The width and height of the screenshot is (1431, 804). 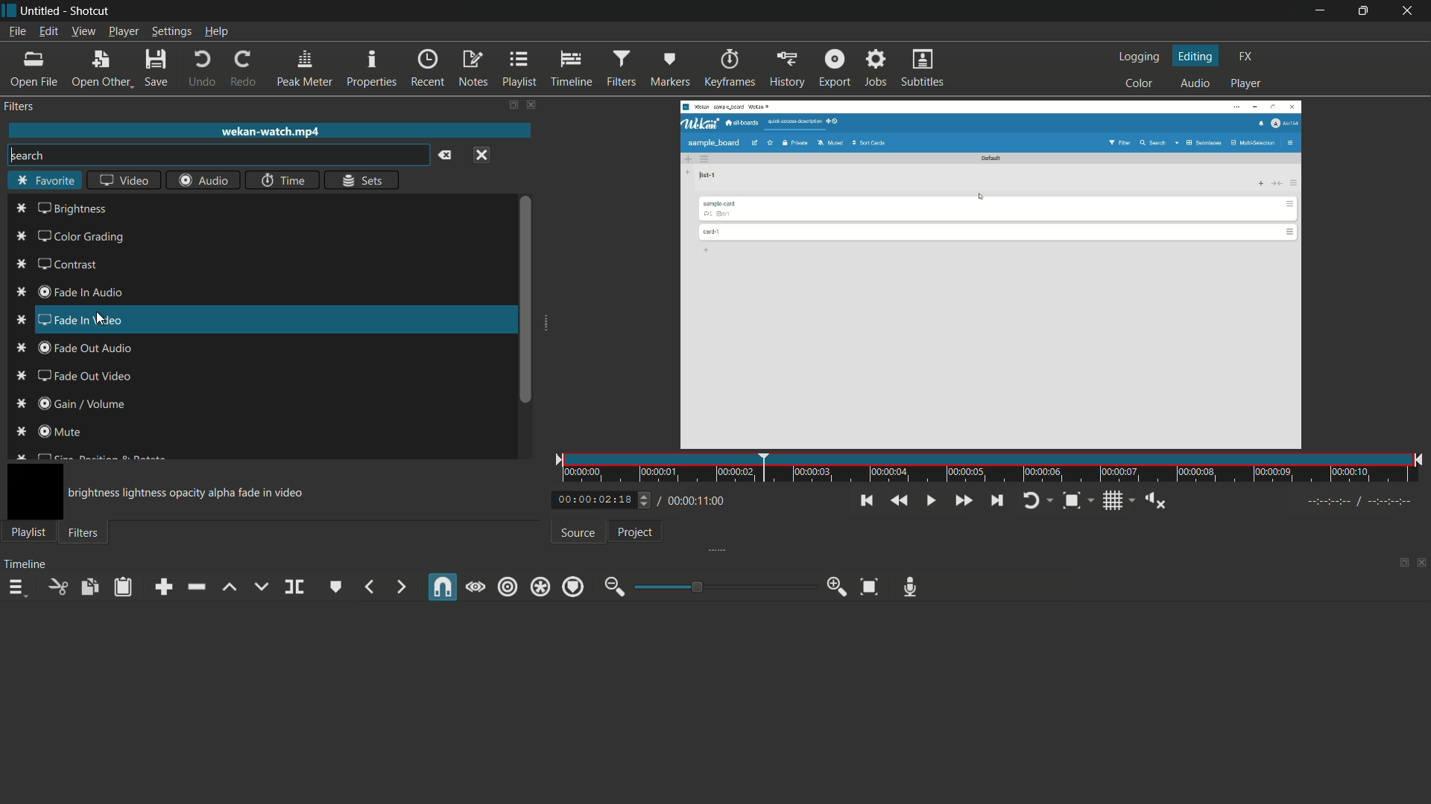 What do you see at coordinates (69, 235) in the screenshot?
I see `color grading` at bounding box center [69, 235].